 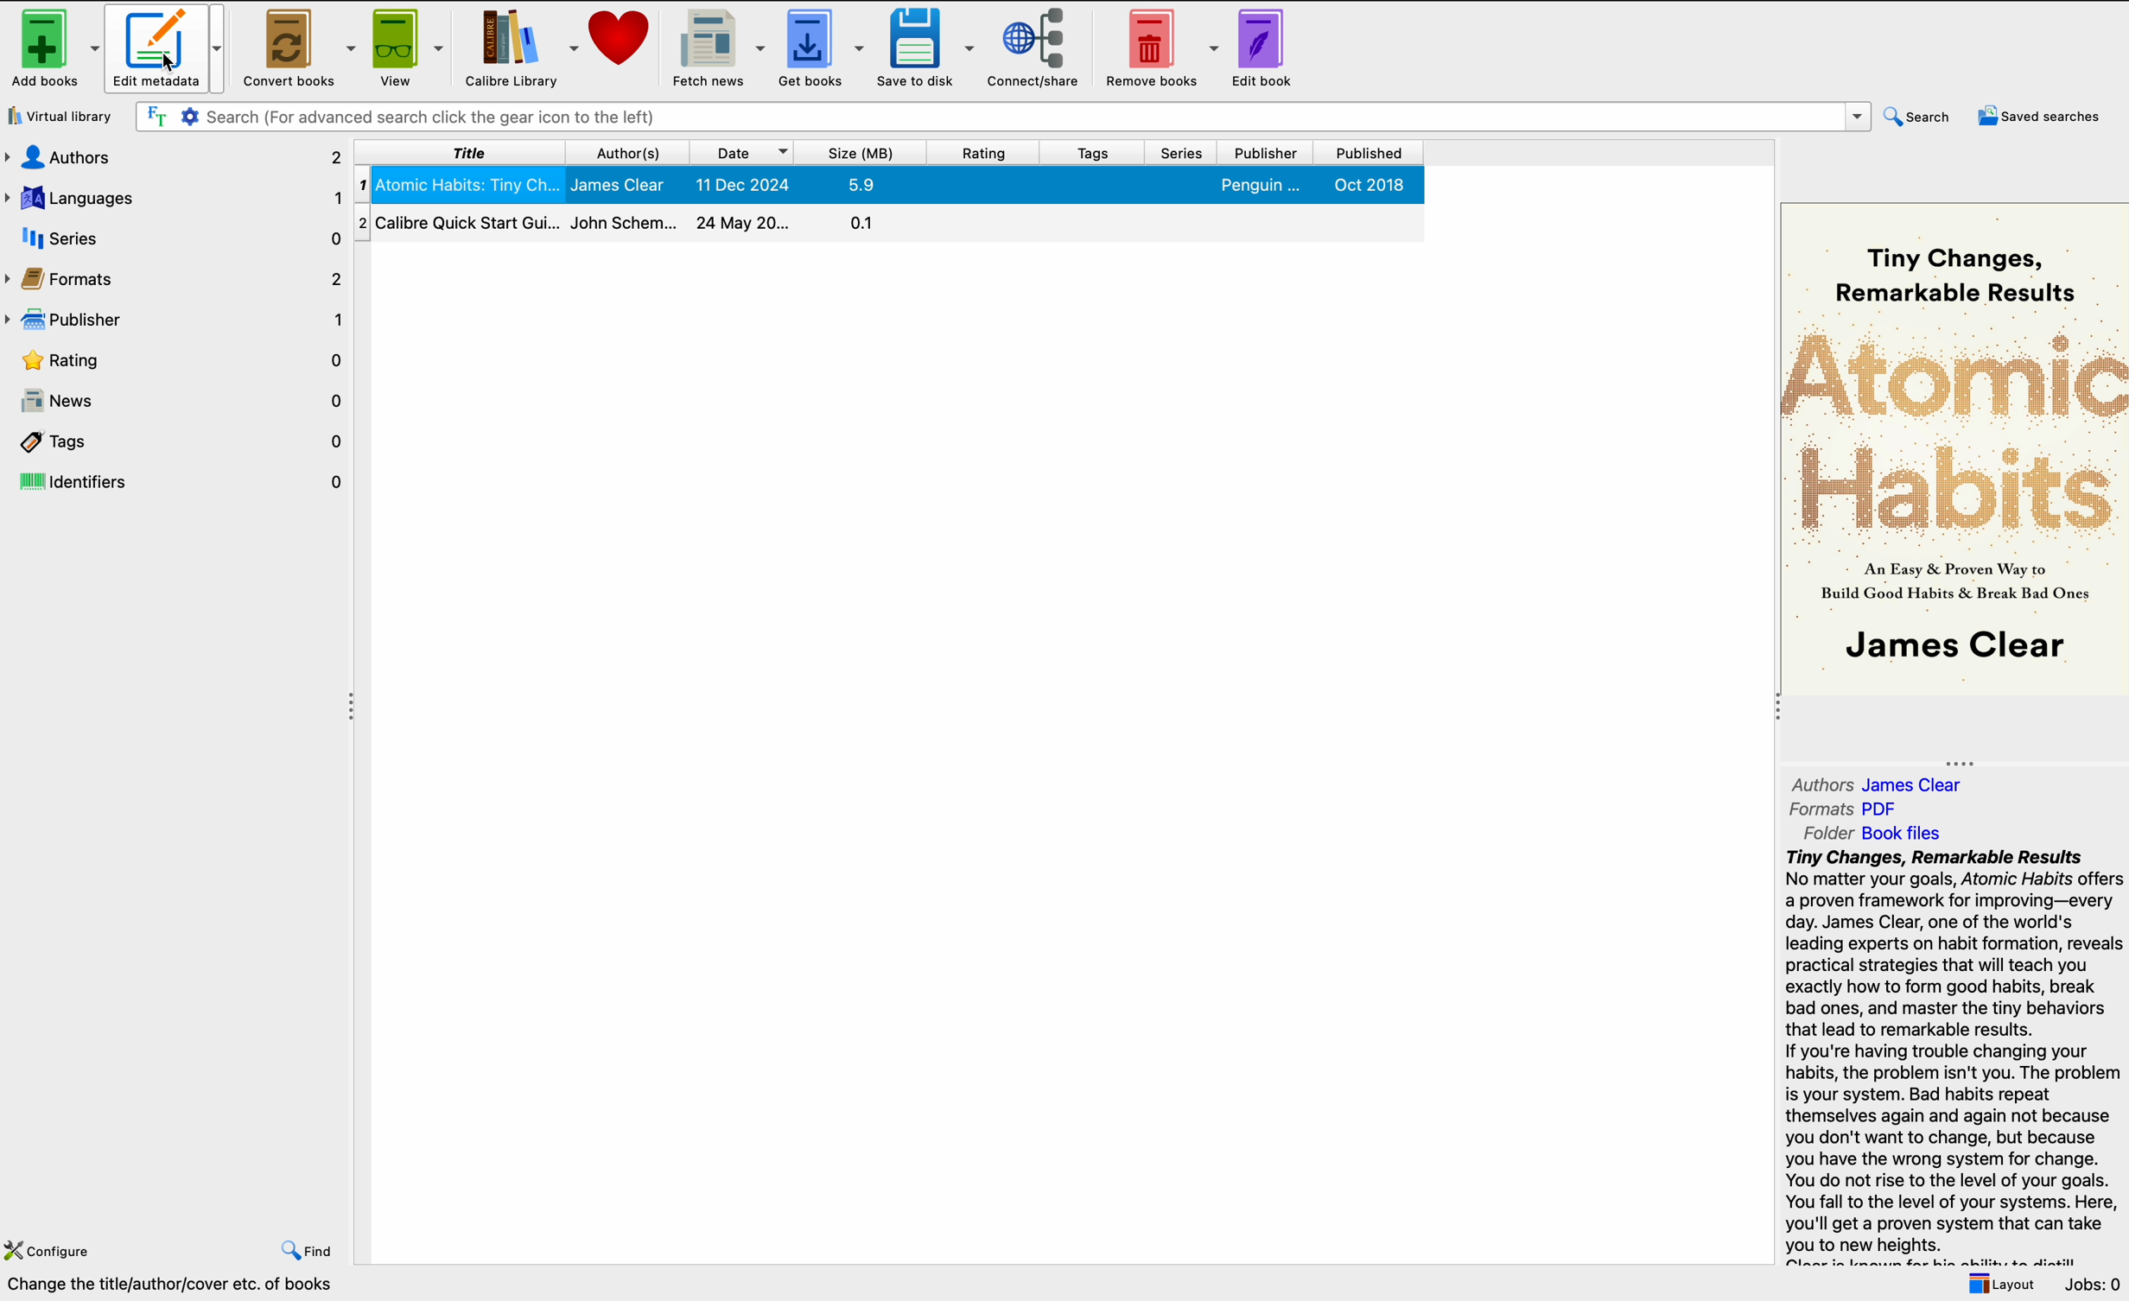 What do you see at coordinates (744, 154) in the screenshot?
I see `date` at bounding box center [744, 154].